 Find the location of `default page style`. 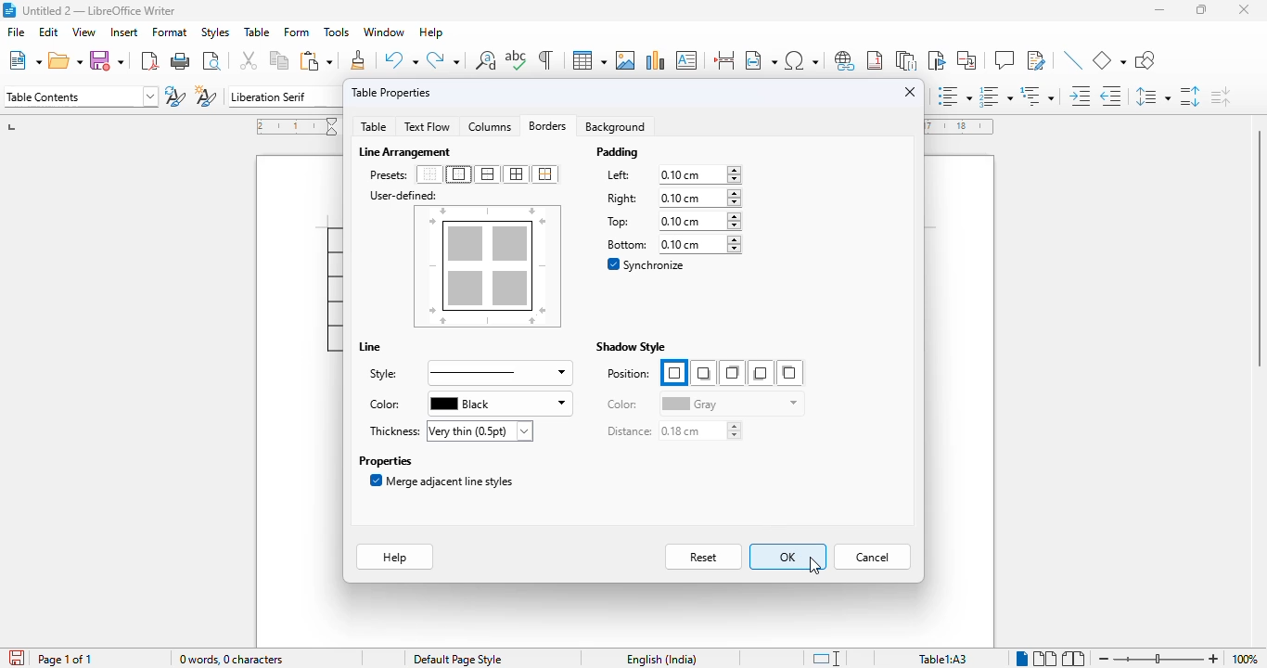

default page style is located at coordinates (458, 660).